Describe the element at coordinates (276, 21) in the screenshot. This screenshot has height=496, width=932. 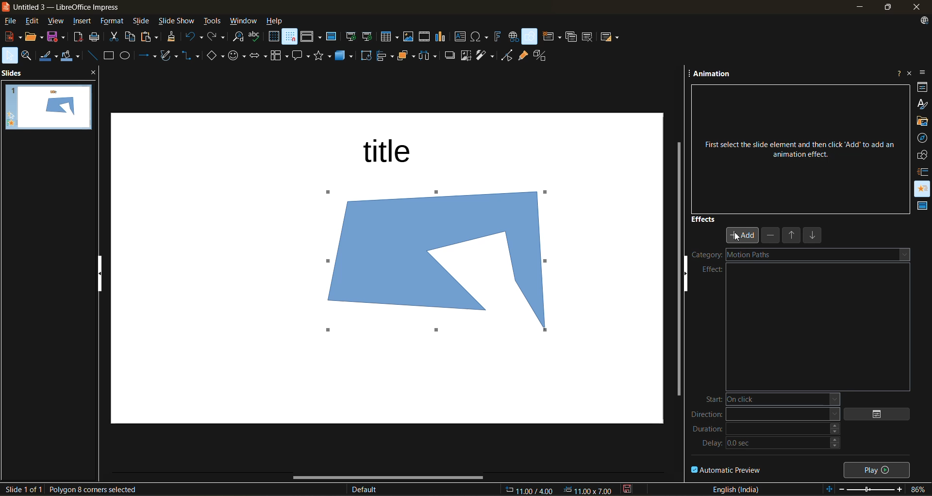
I see `help` at that location.